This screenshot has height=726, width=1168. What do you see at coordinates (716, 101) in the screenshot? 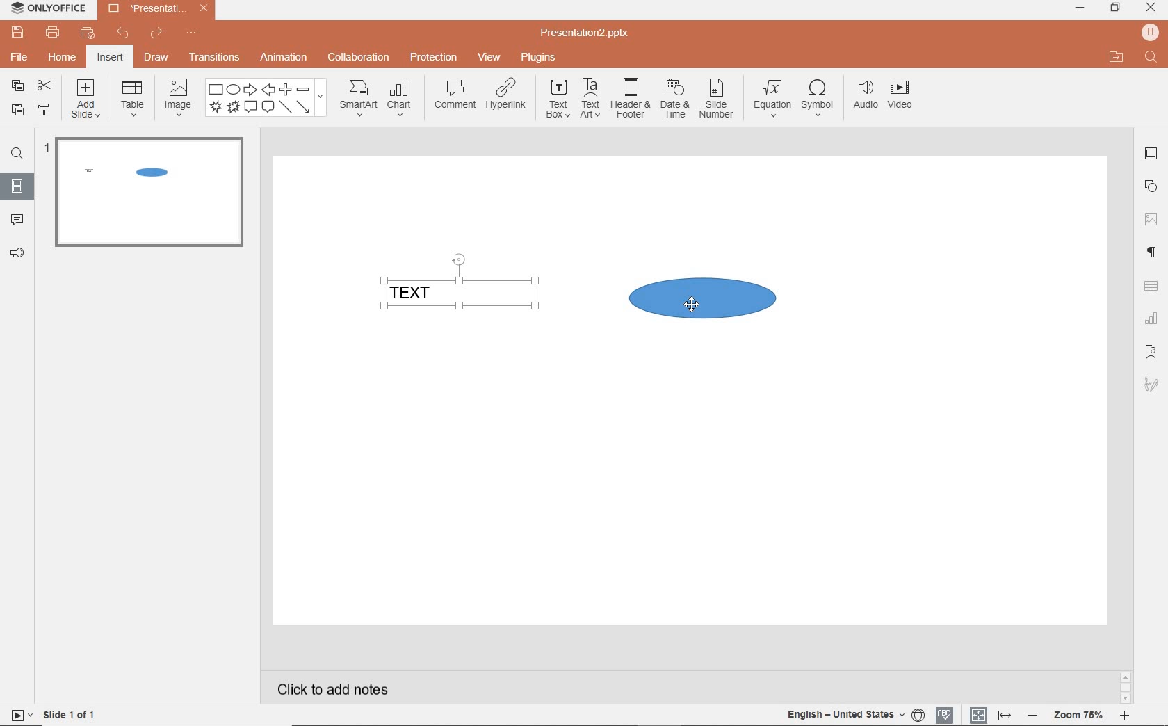
I see `slide number` at bounding box center [716, 101].